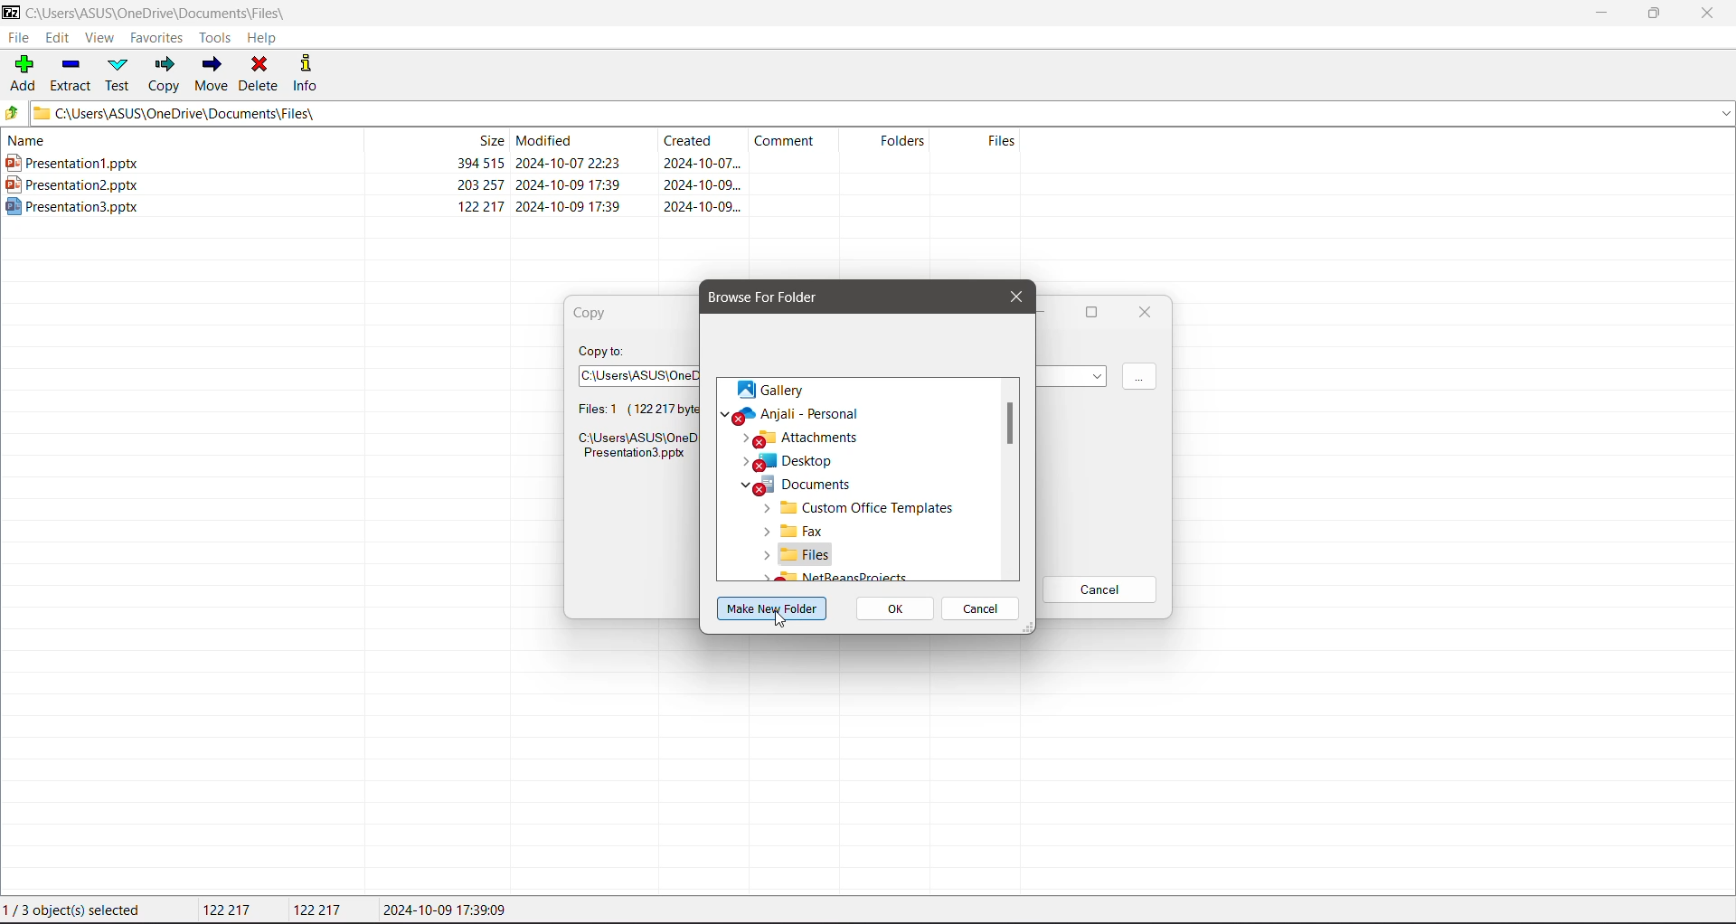  Describe the element at coordinates (799, 554) in the screenshot. I see `Files` at that location.